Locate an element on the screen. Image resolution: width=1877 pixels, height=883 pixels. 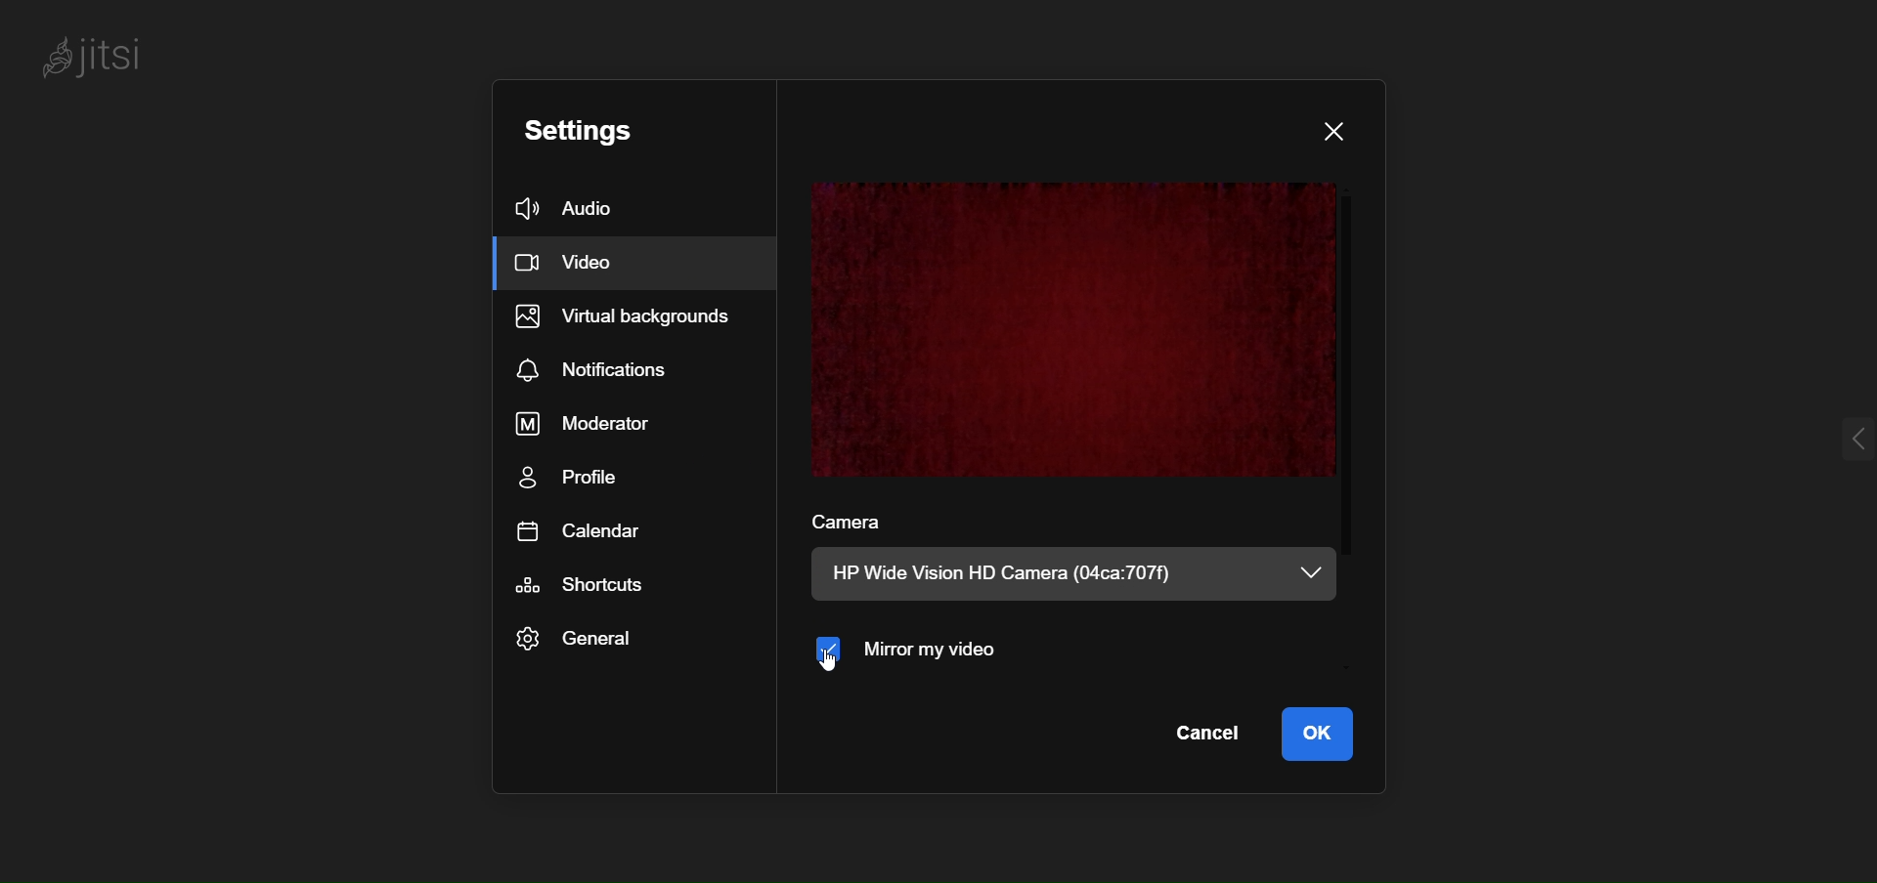
audio is located at coordinates (577, 206).